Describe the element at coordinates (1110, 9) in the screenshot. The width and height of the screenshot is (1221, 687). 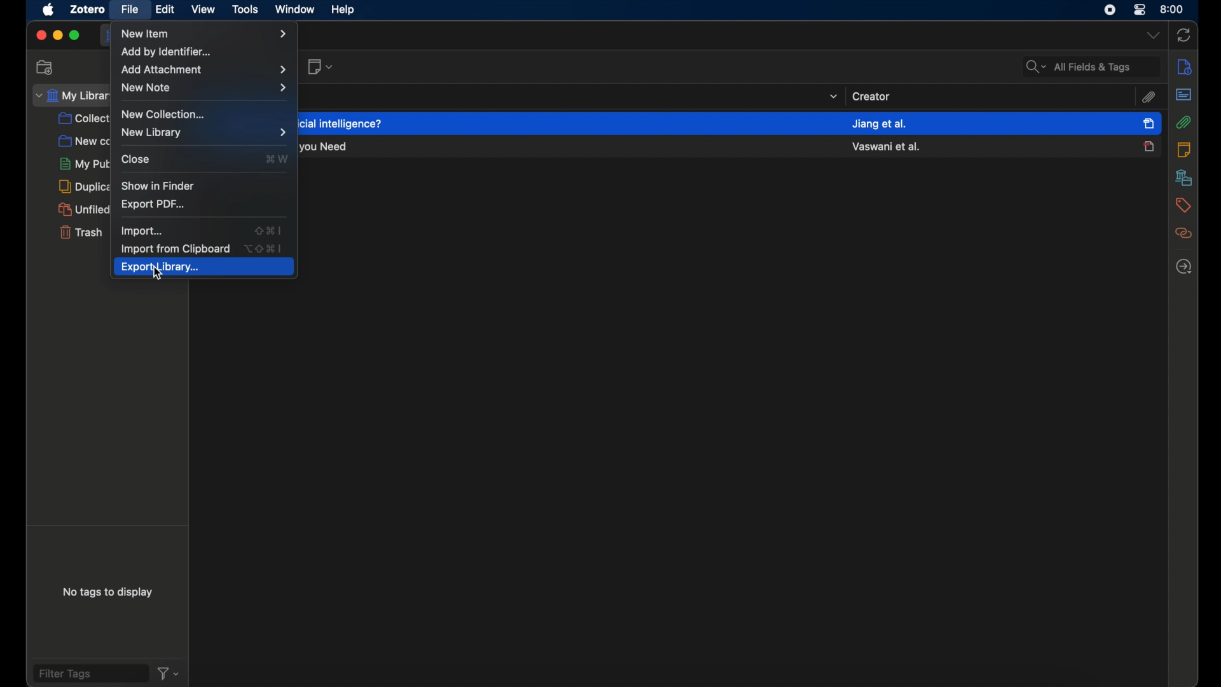
I see `screen recorder` at that location.